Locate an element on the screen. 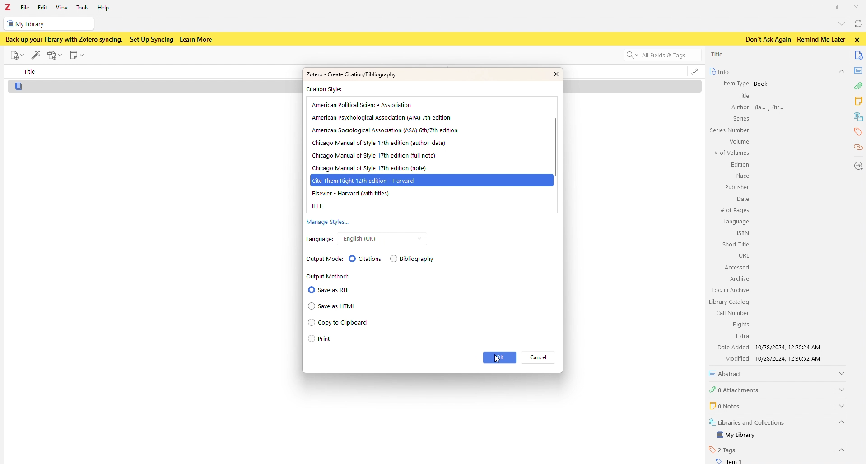 This screenshot has height=464, width=866. attachment is located at coordinates (858, 87).